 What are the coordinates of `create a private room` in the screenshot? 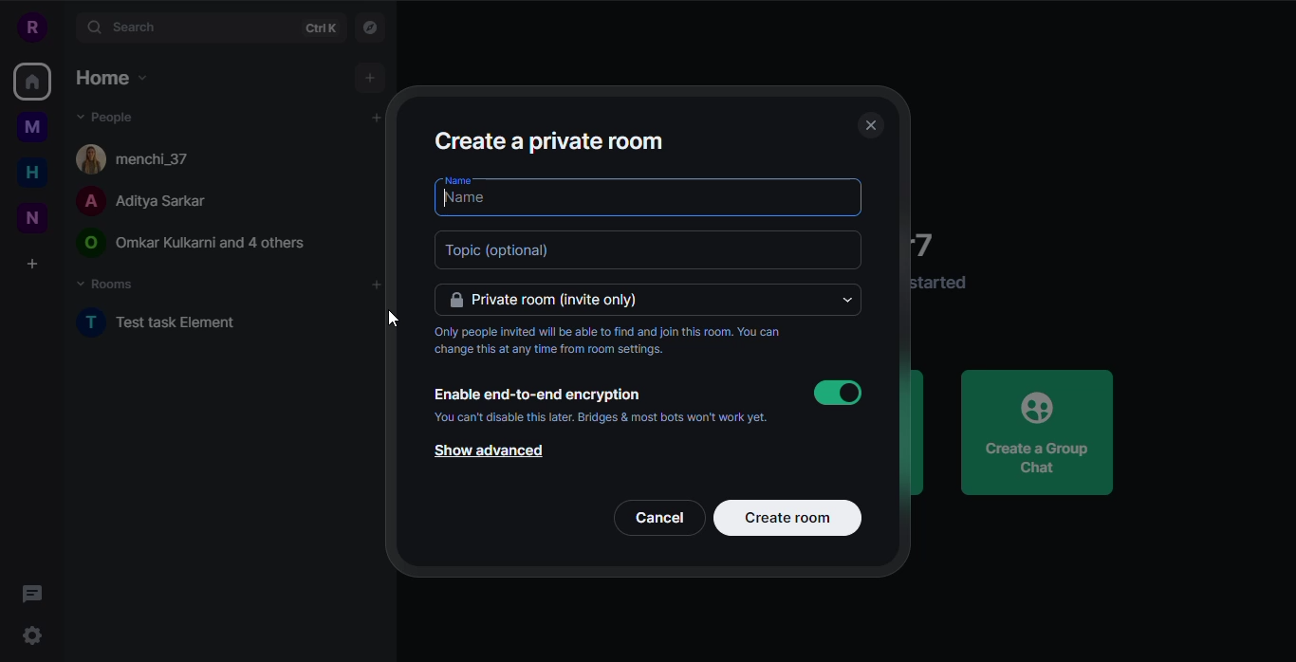 It's located at (548, 139).